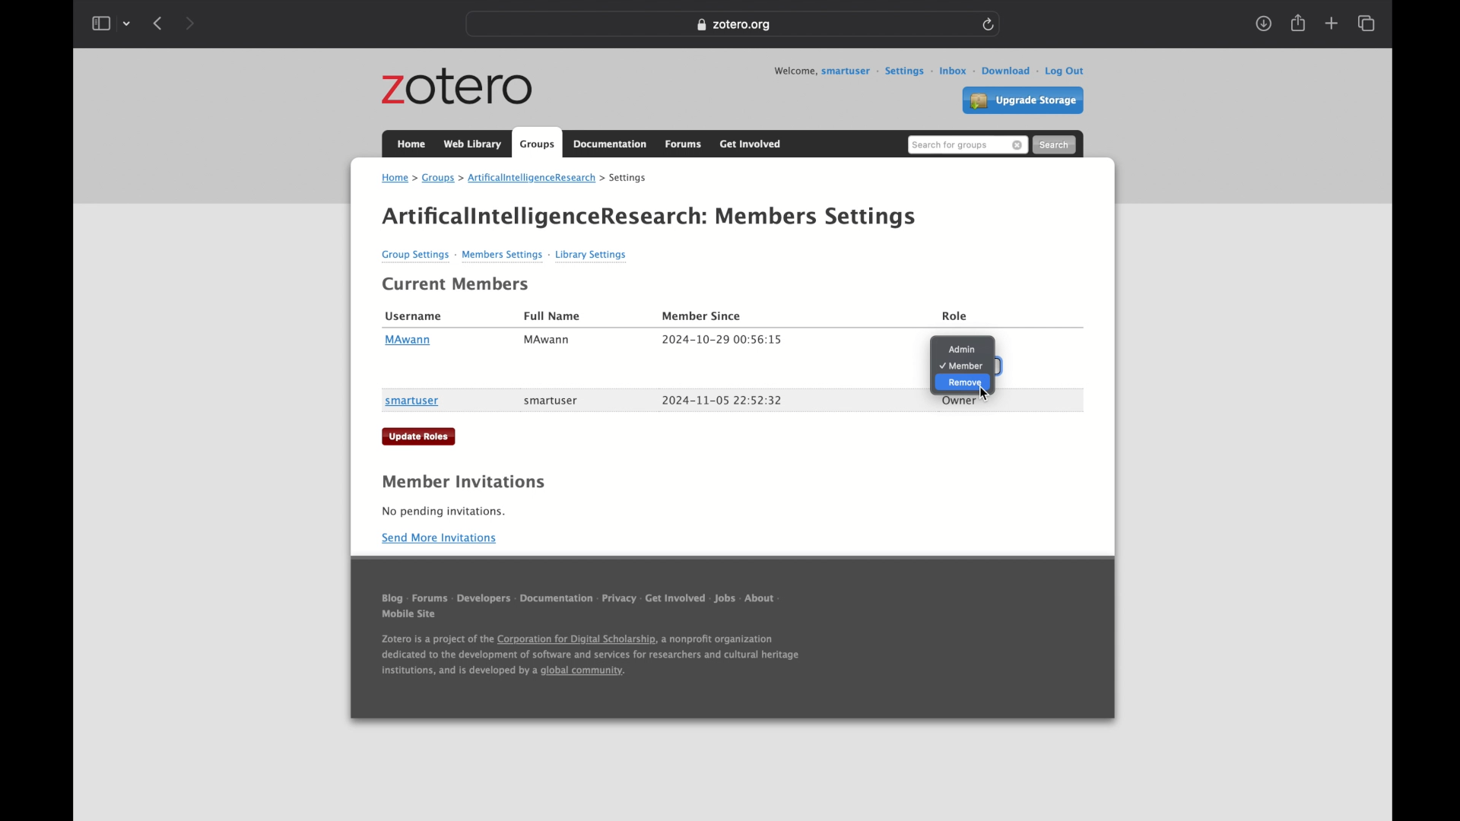 The height and width of the screenshot is (821, 1460). What do you see at coordinates (1368, 24) in the screenshot?
I see `show tab overview` at bounding box center [1368, 24].